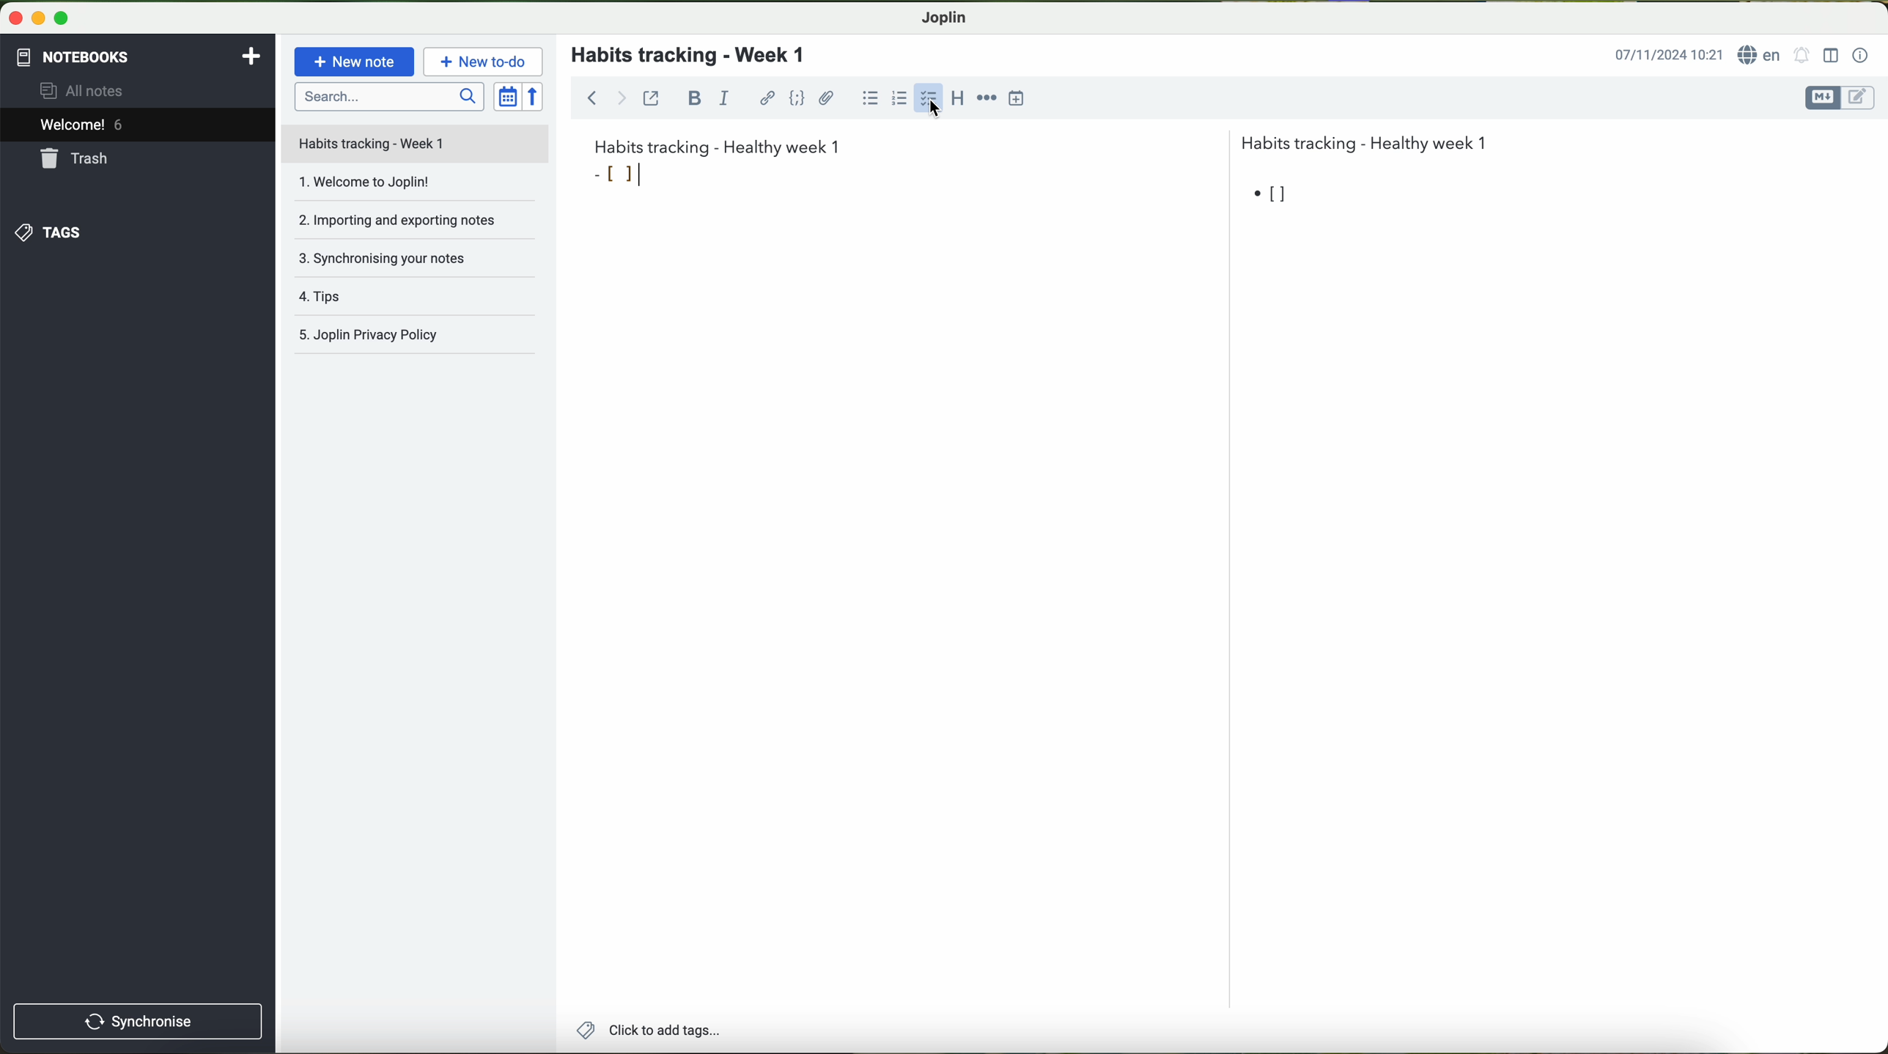 This screenshot has height=1054, width=1888. Describe the element at coordinates (82, 125) in the screenshot. I see `welcome 5` at that location.